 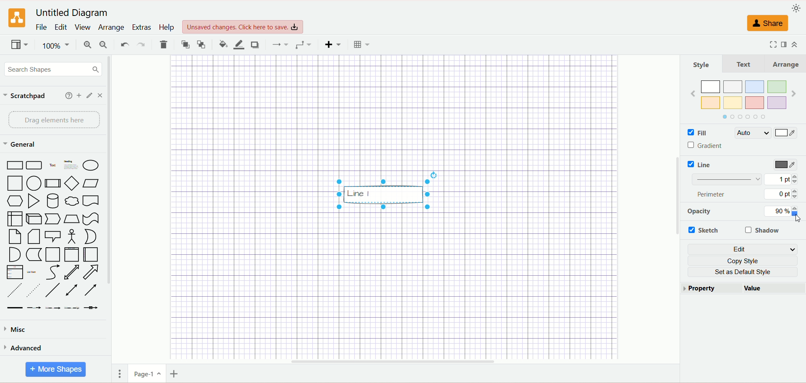 I want to click on Line, so click(x=53, y=291).